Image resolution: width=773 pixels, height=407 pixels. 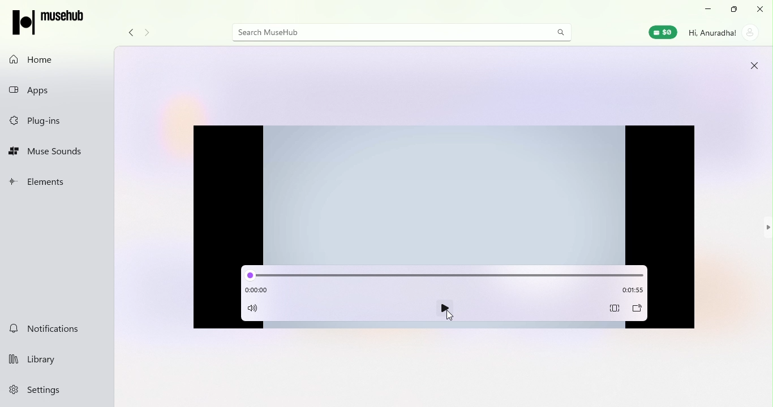 What do you see at coordinates (761, 9) in the screenshot?
I see `close` at bounding box center [761, 9].